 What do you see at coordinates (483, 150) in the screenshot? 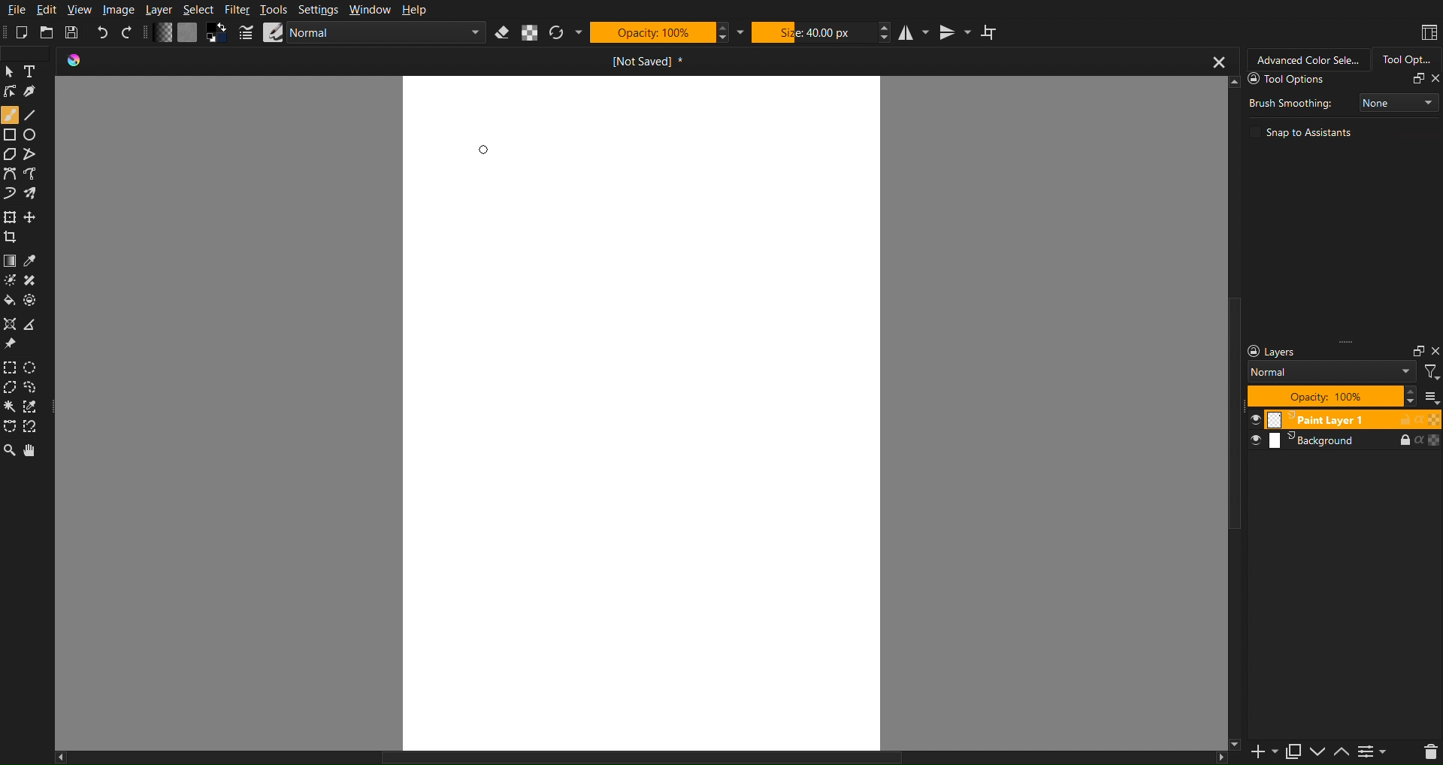
I see `Cursor` at bounding box center [483, 150].